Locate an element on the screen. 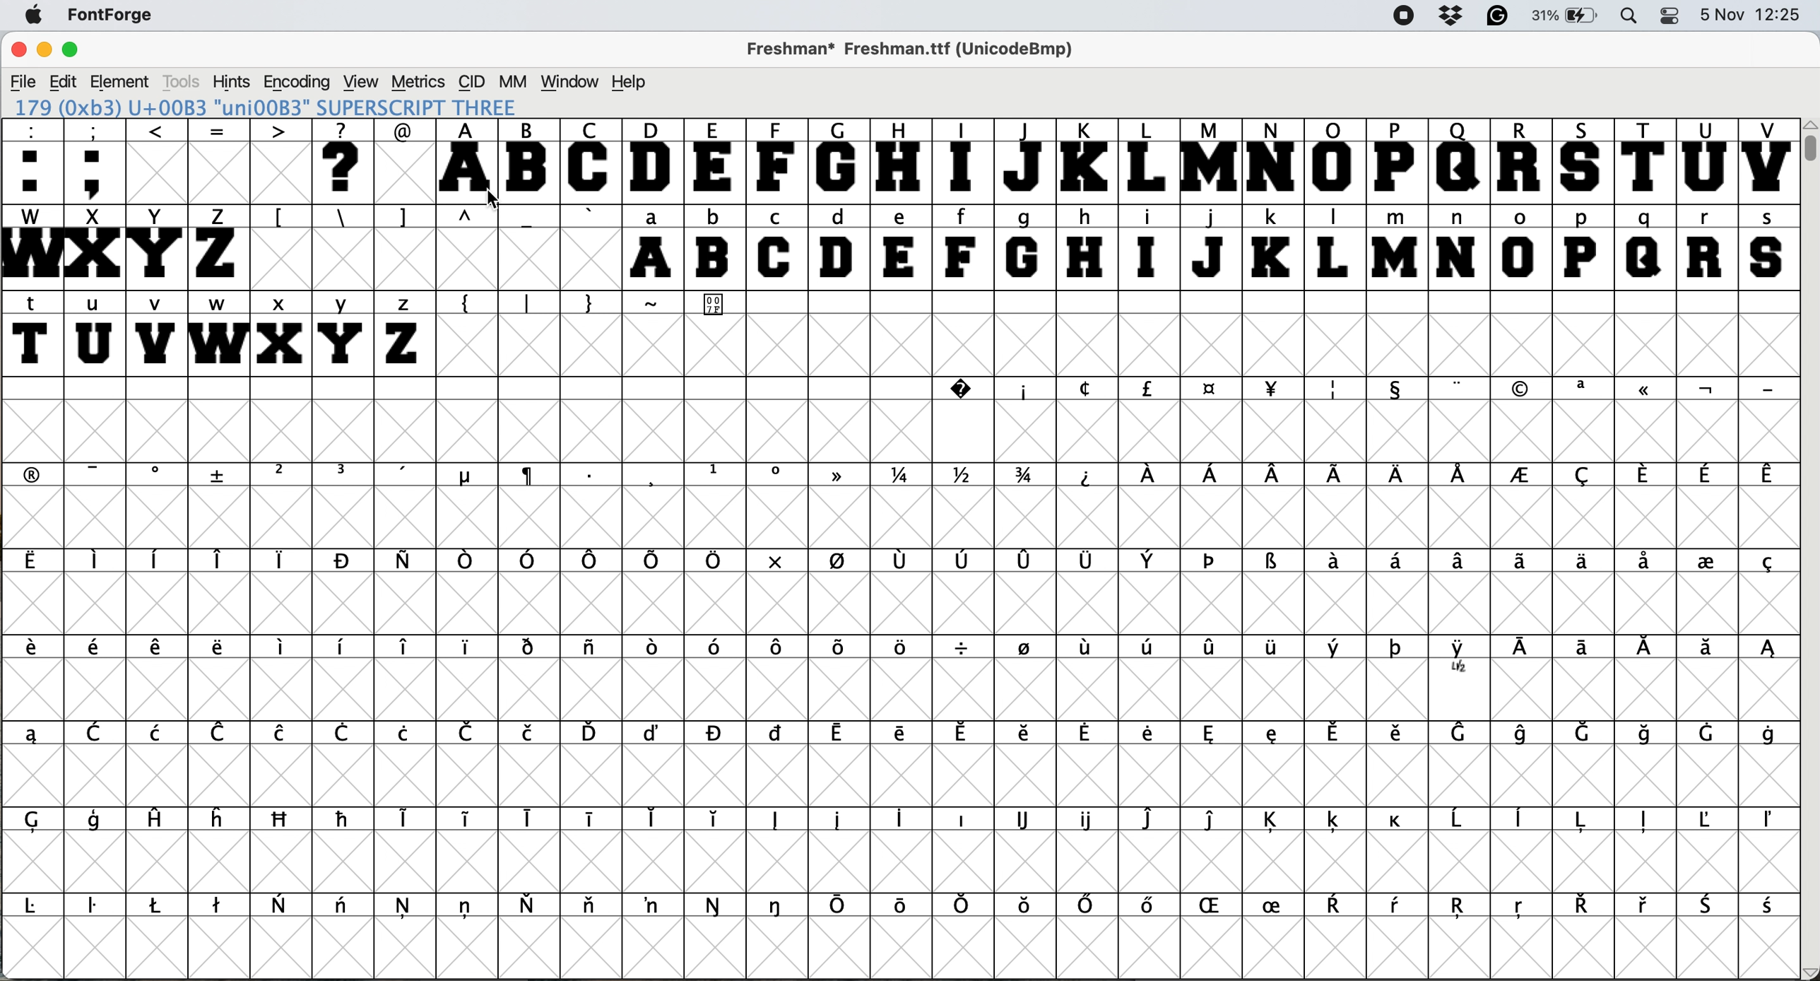 This screenshot has width=1820, height=981. > is located at coordinates (283, 161).